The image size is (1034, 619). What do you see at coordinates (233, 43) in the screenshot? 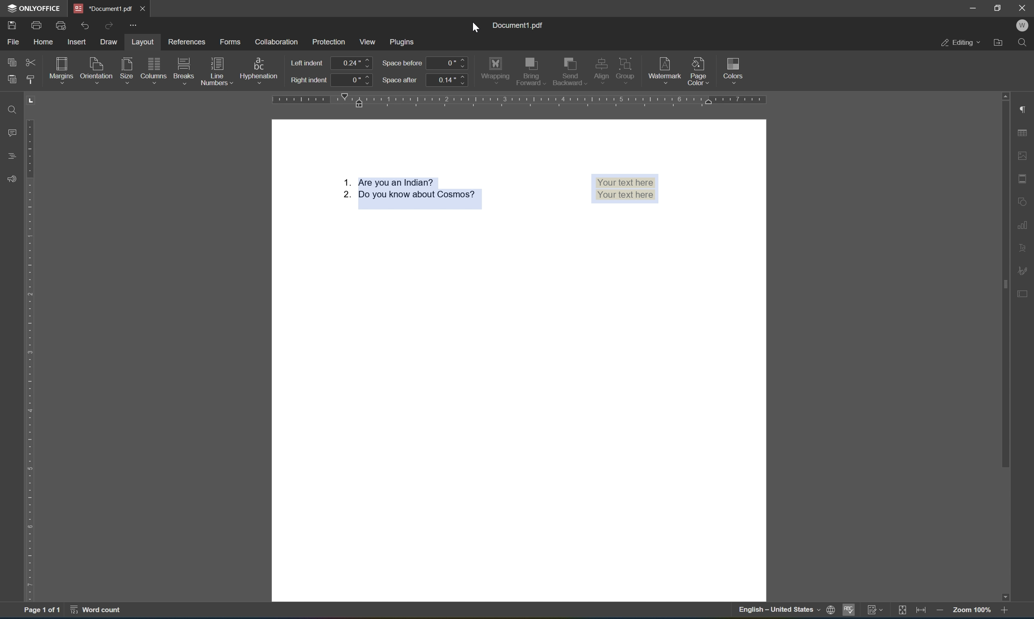
I see `forms` at bounding box center [233, 43].